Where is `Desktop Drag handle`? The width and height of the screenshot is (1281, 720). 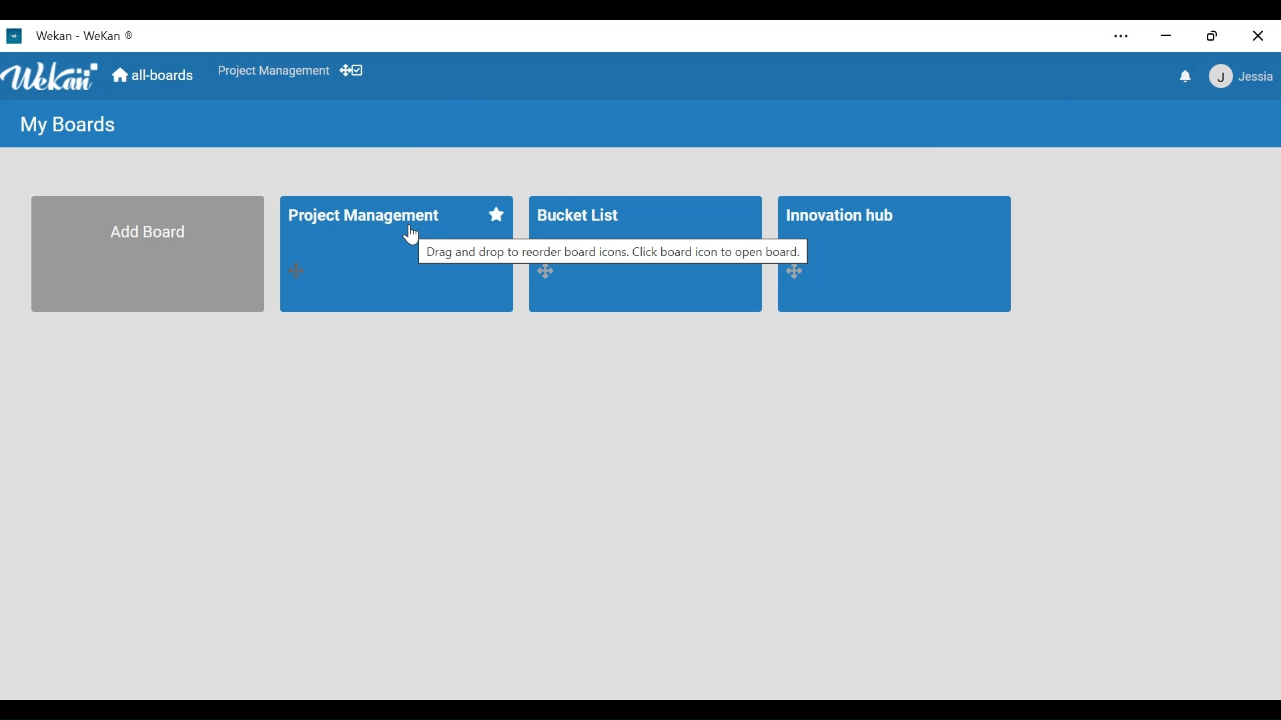
Desktop Drag handle is located at coordinates (546, 272).